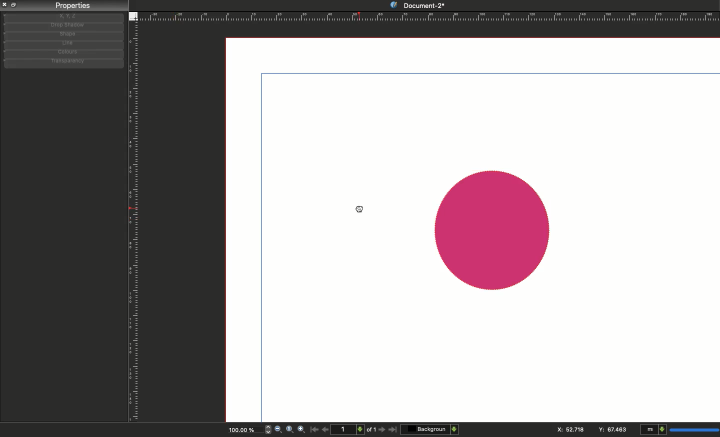  I want to click on Shape, so click(62, 35).